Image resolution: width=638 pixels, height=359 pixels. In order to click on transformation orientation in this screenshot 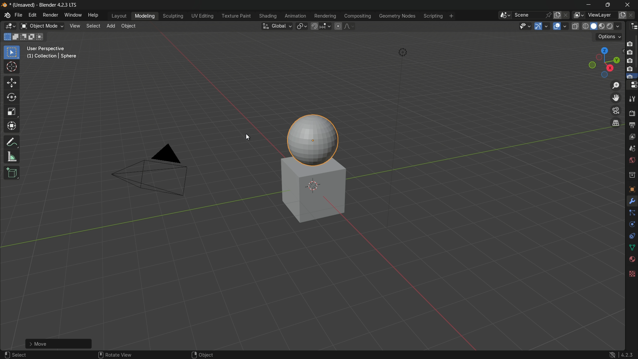, I will do `click(277, 26)`.